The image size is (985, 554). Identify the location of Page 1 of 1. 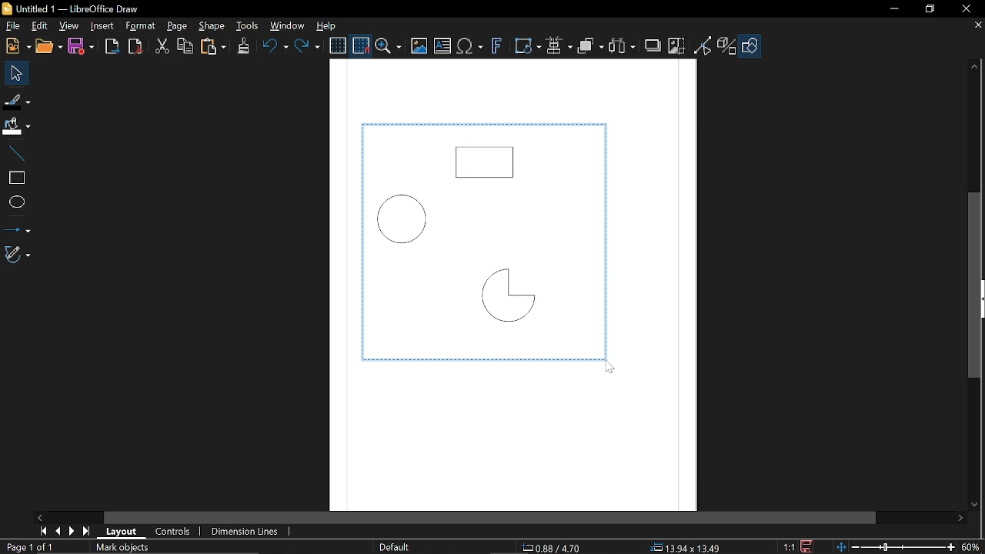
(29, 547).